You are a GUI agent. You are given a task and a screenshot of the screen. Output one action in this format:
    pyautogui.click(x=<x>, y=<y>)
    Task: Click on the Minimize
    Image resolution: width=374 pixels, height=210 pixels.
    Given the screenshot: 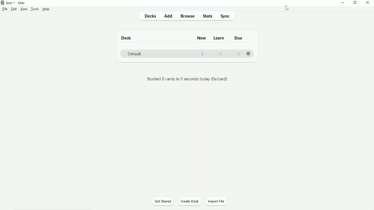 What is the action you would take?
    pyautogui.click(x=343, y=3)
    